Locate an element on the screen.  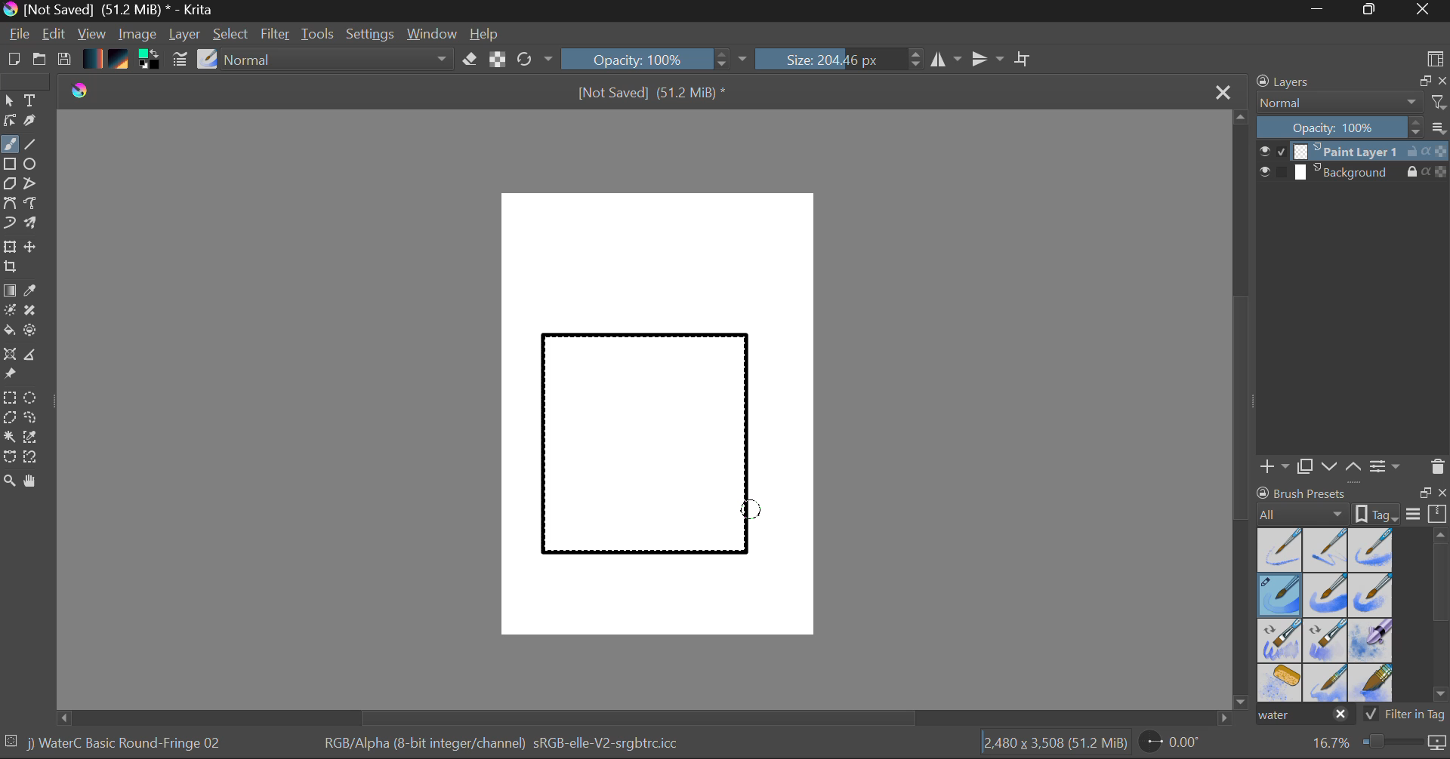
Lock Alpha is located at coordinates (495, 60).